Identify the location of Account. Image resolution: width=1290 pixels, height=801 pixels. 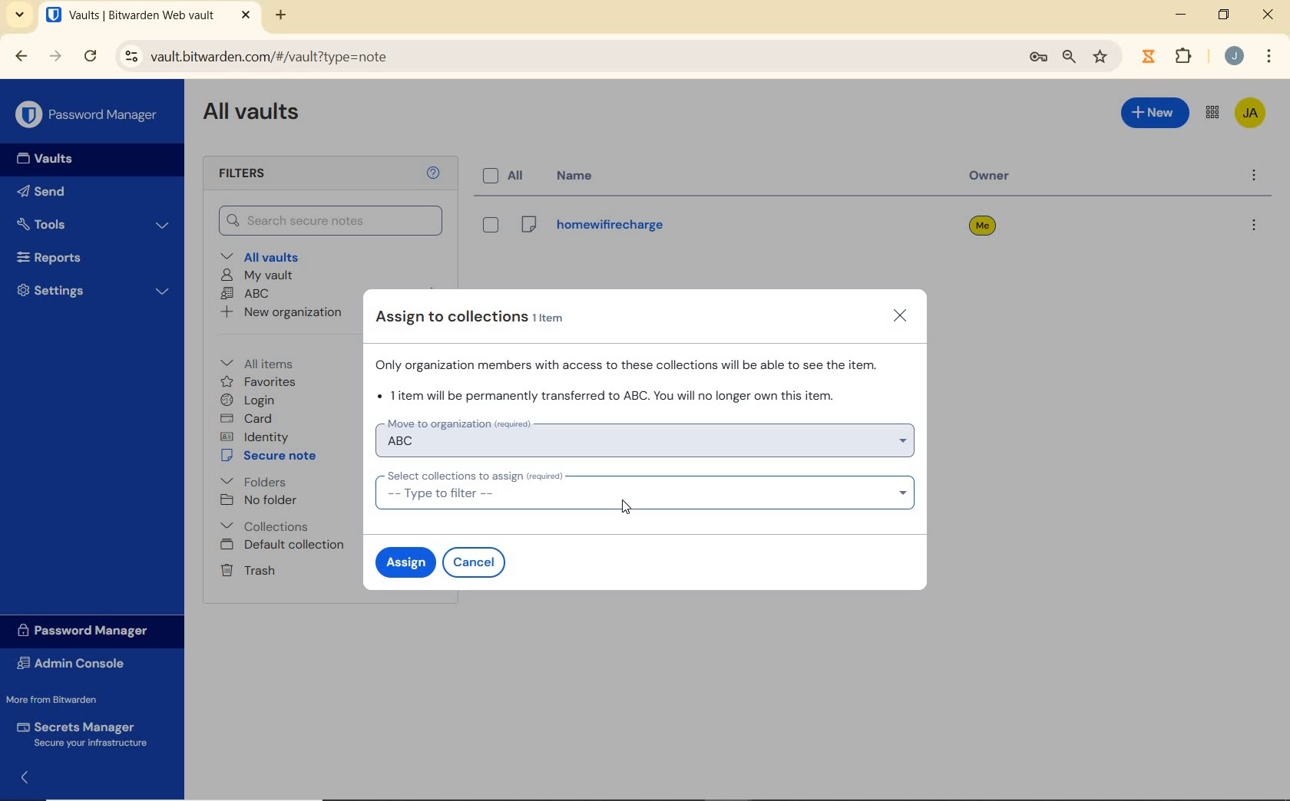
(1233, 55).